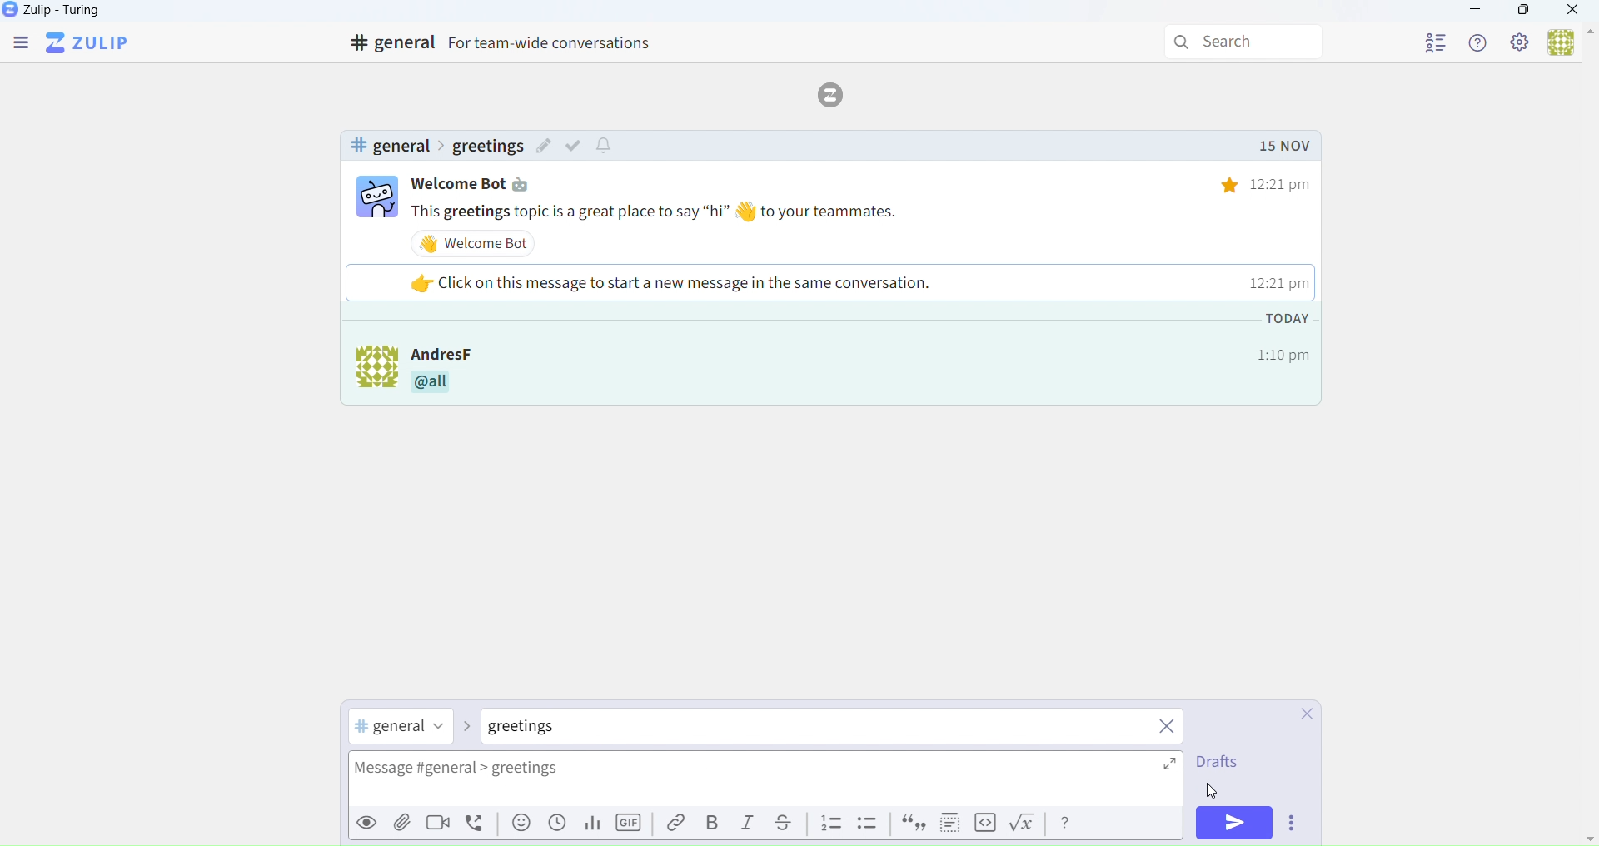  What do you see at coordinates (91, 43) in the screenshot?
I see `Zulip logo` at bounding box center [91, 43].